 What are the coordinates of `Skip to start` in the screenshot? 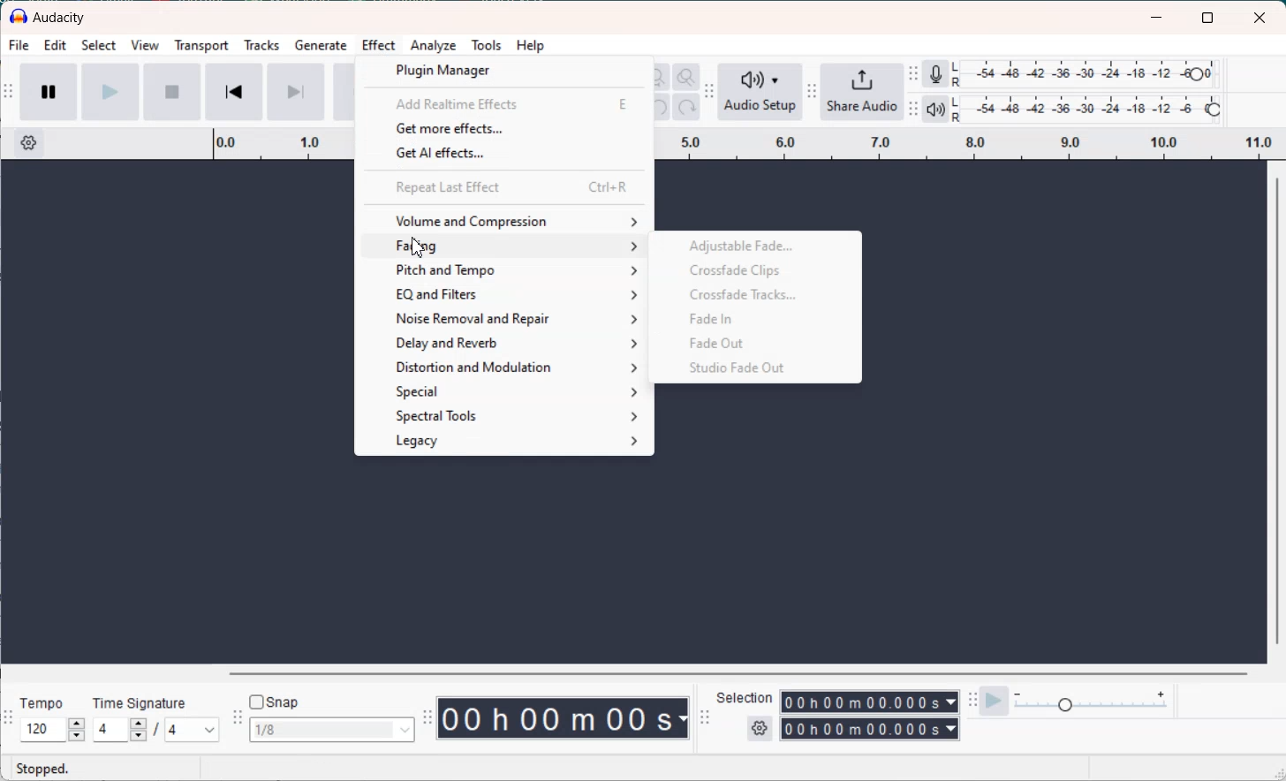 It's located at (233, 91).